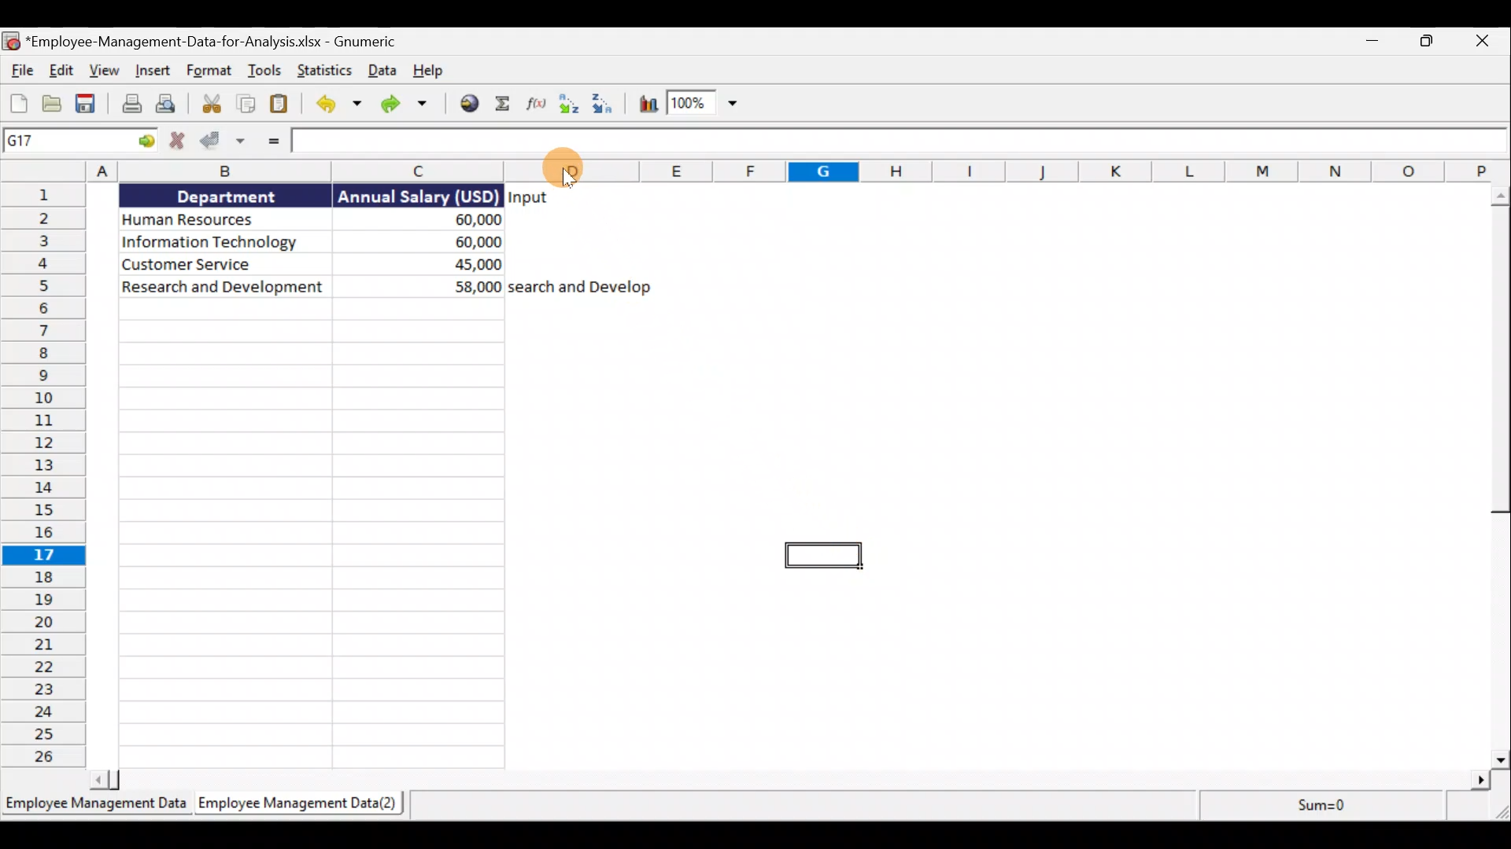 This screenshot has width=1511, height=849. What do you see at coordinates (19, 65) in the screenshot?
I see `File` at bounding box center [19, 65].